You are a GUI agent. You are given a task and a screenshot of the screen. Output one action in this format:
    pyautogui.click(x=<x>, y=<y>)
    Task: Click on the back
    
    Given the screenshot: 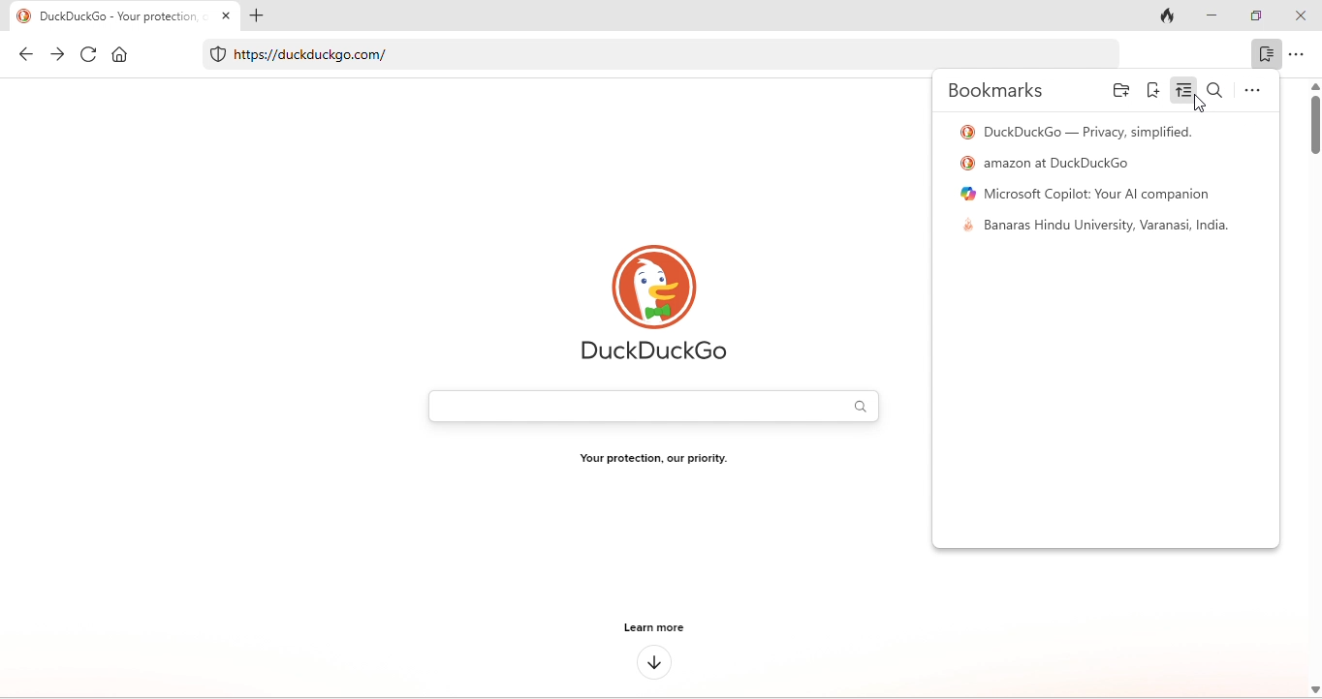 What is the action you would take?
    pyautogui.click(x=25, y=53)
    